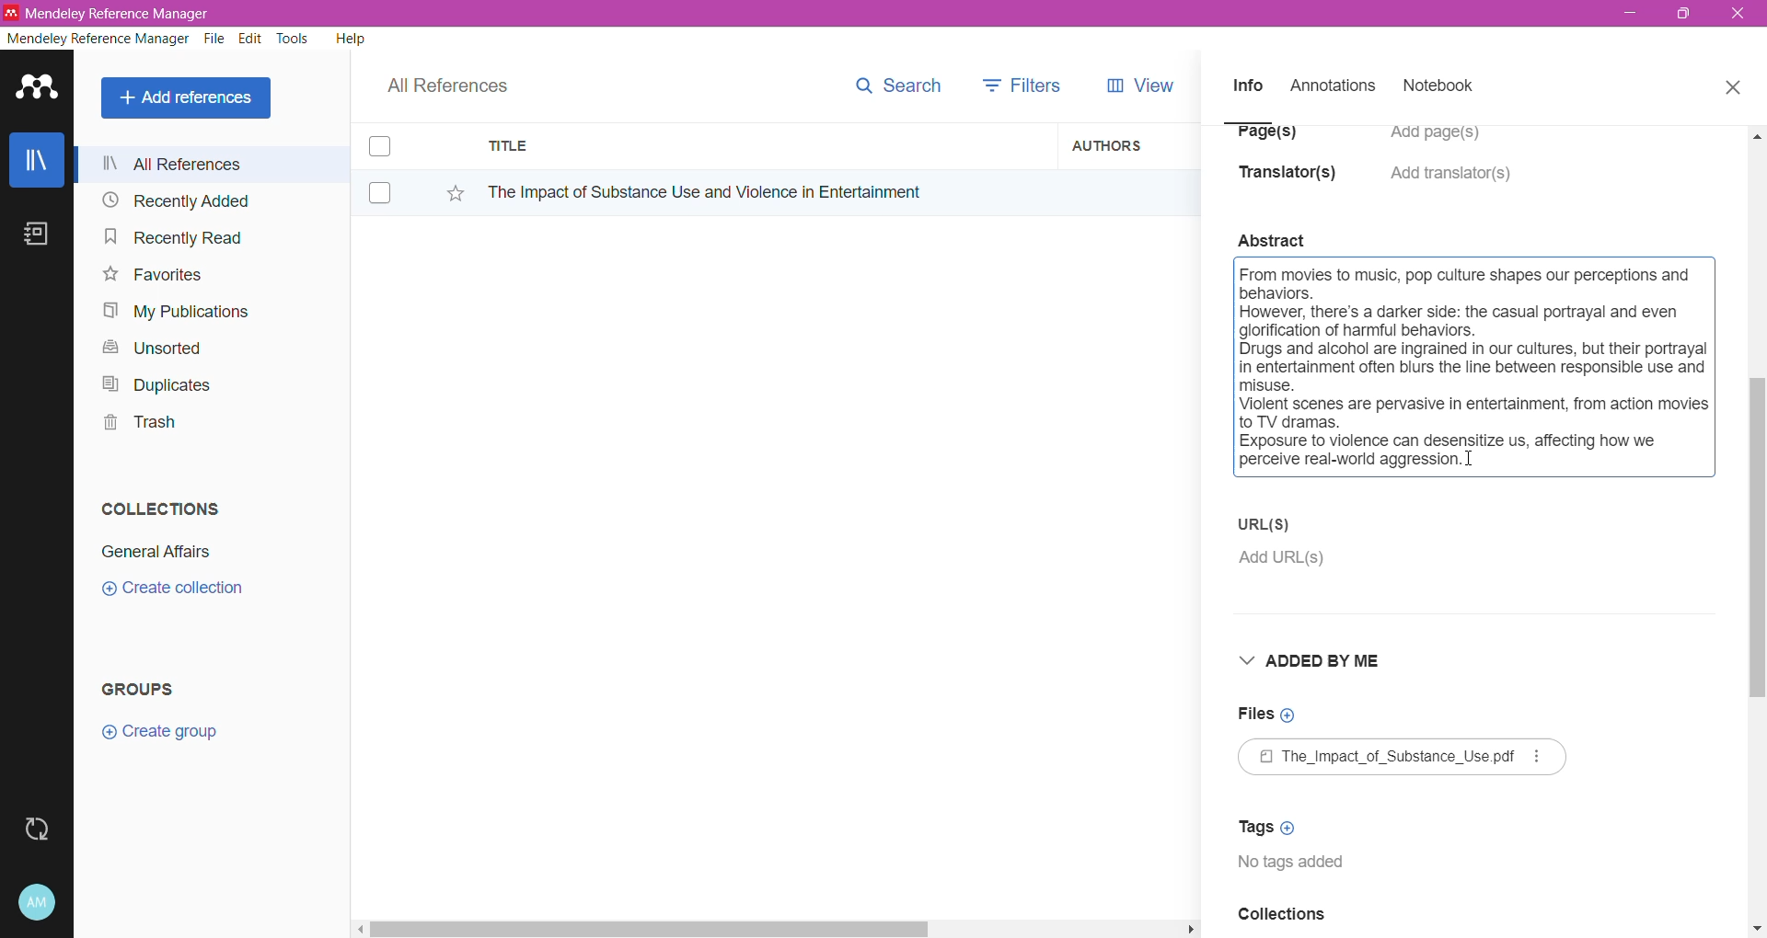 Image resolution: width=1767 pixels, height=938 pixels. I want to click on My Publications, so click(174, 312).